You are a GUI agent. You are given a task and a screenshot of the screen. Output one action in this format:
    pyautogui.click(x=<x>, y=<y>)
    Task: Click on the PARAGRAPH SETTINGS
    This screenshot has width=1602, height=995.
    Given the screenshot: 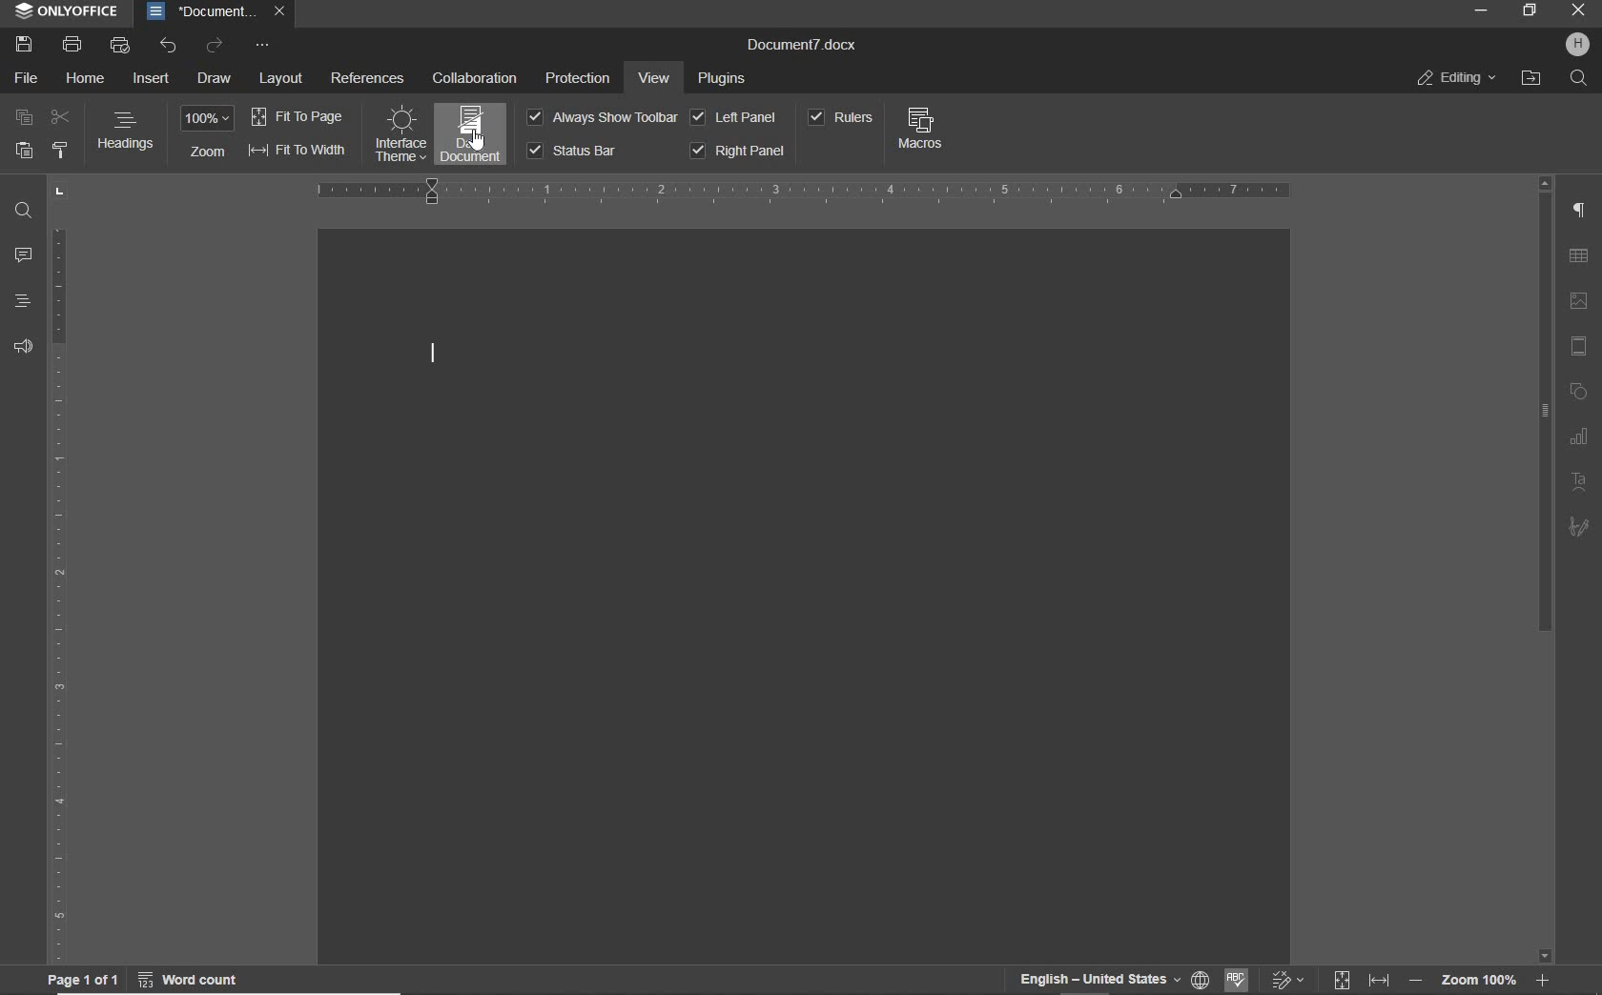 What is the action you would take?
    pyautogui.click(x=1579, y=211)
    